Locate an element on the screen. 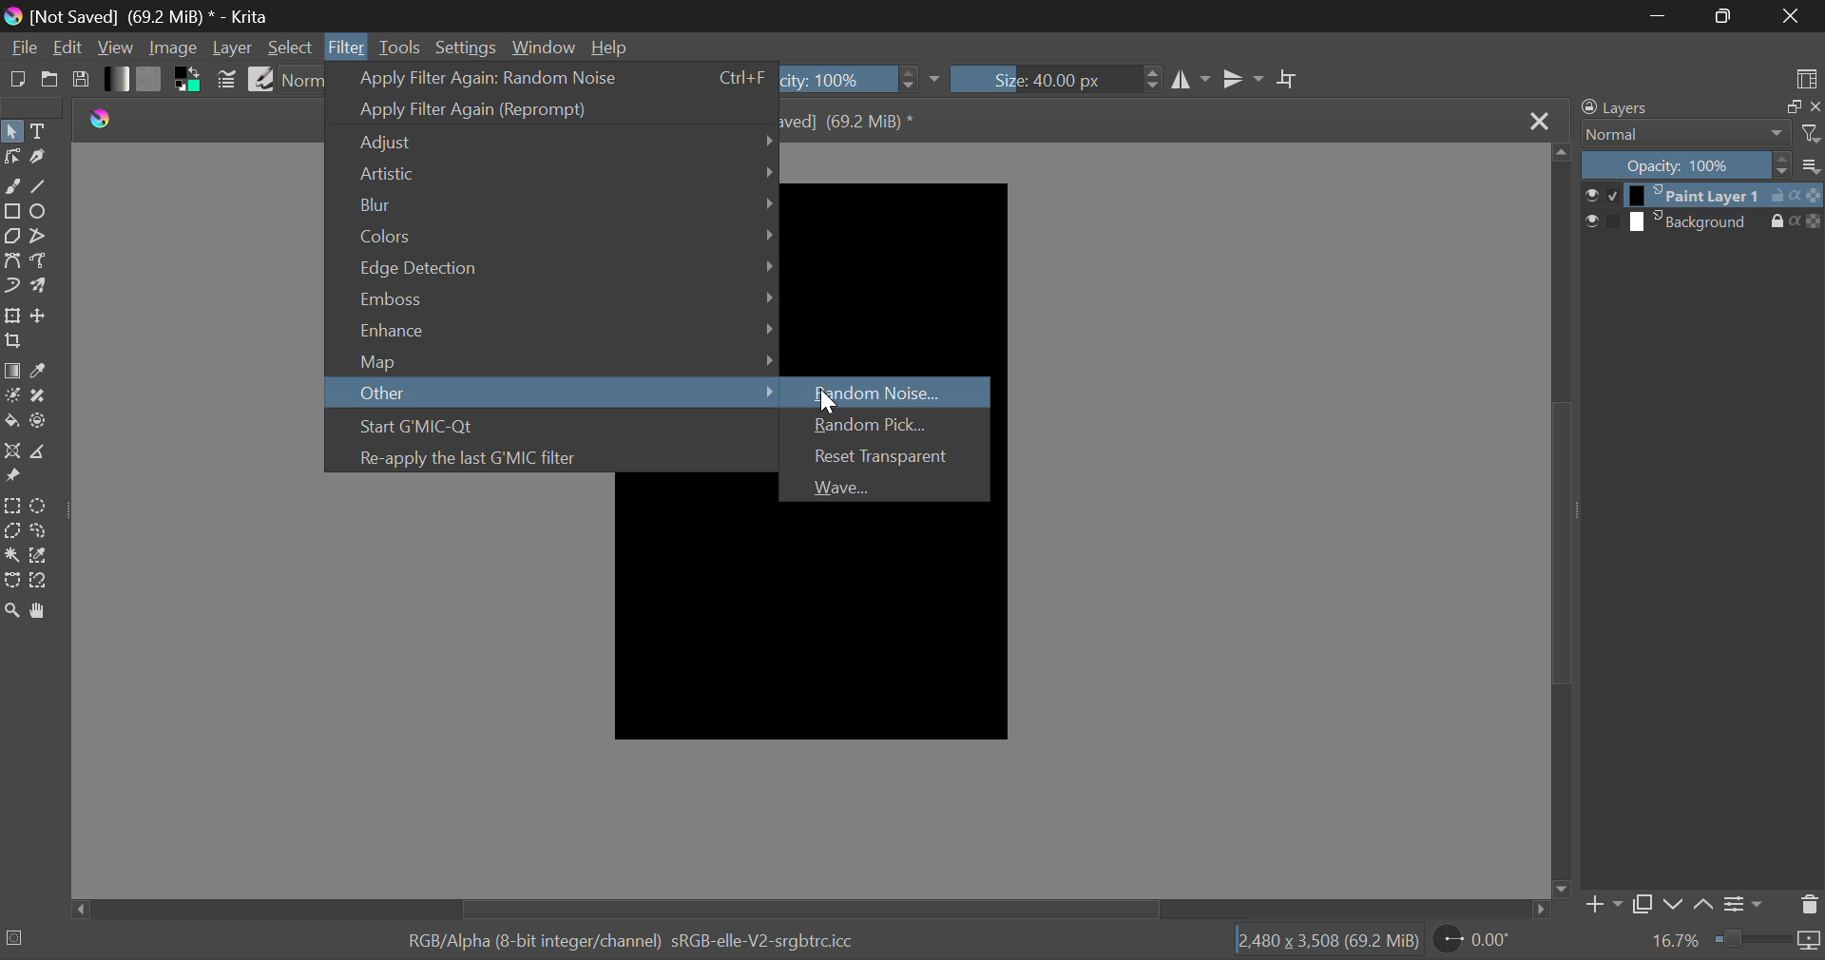 The height and width of the screenshot is (960, 1825). Close is located at coordinates (1539, 118).